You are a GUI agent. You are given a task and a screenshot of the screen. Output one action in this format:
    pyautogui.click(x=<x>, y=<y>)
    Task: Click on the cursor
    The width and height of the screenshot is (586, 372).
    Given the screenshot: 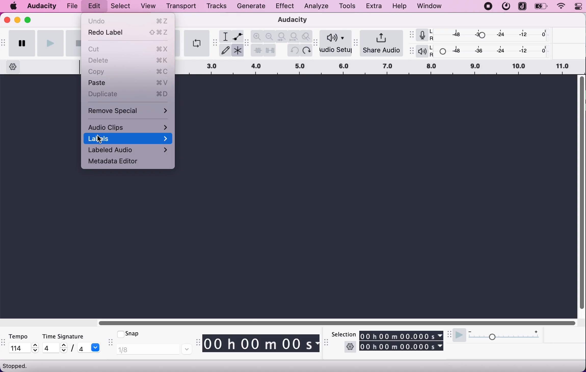 What is the action you would take?
    pyautogui.click(x=99, y=139)
    